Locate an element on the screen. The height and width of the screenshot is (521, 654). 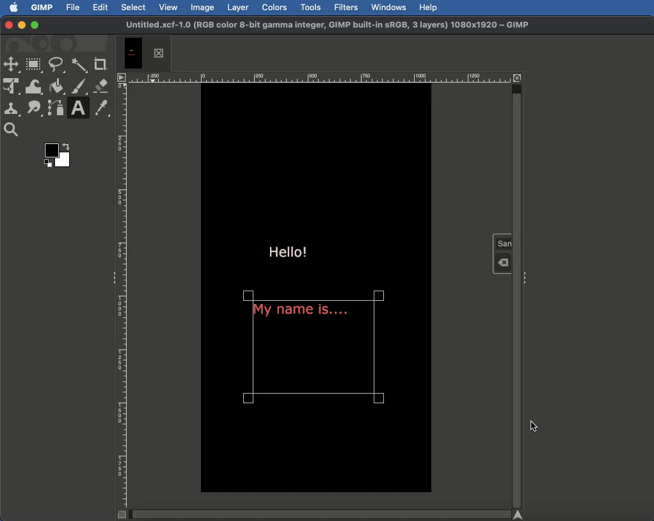
Maximize is located at coordinates (36, 26).